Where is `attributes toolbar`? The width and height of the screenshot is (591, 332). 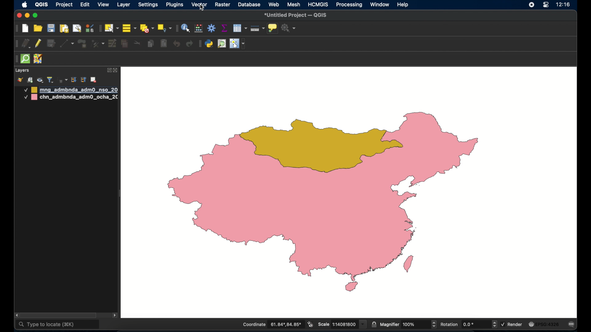
attributes toolbar is located at coordinates (176, 28).